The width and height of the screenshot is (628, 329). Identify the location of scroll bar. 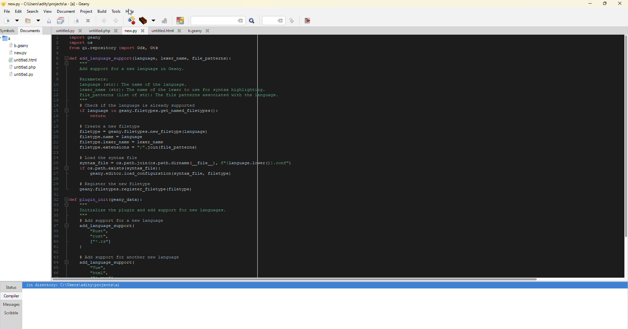
(295, 280).